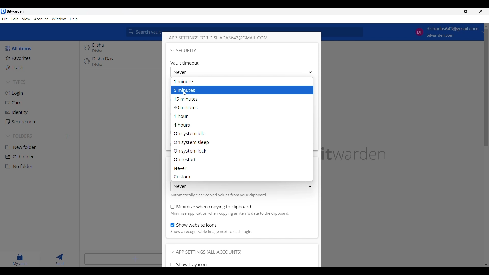 Image resolution: width=489 pixels, height=275 pixels. I want to click on Card, so click(41, 103).